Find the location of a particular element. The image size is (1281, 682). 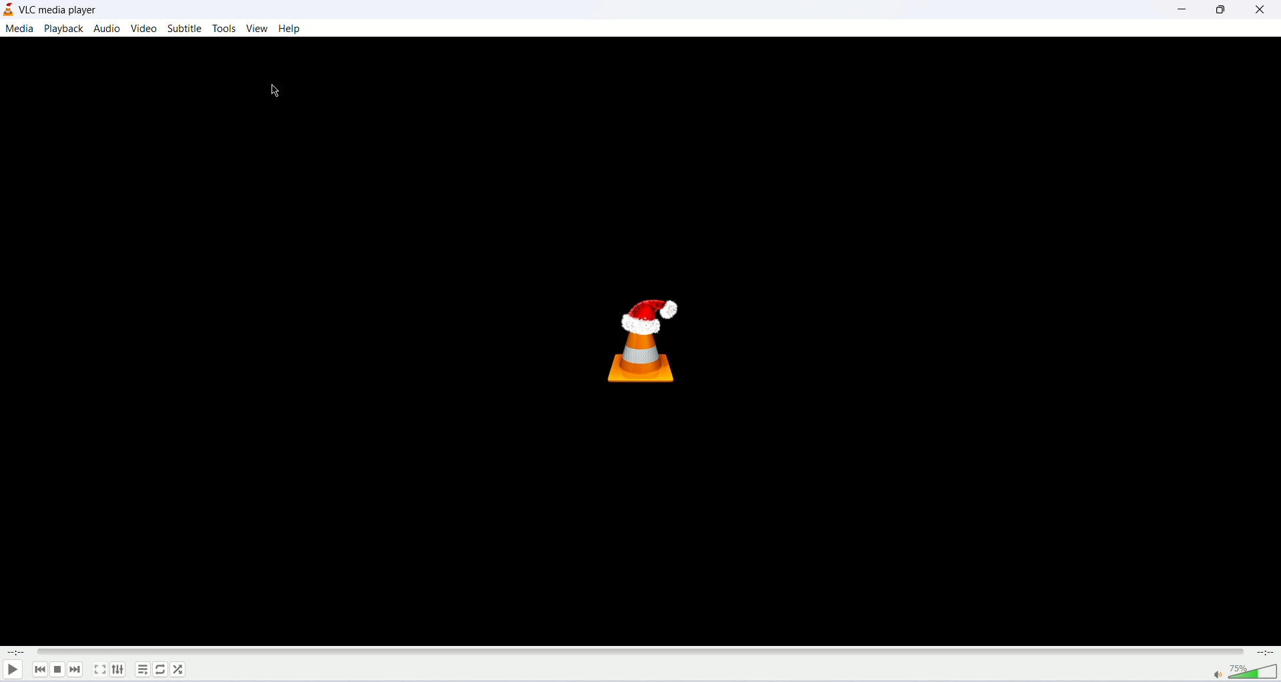

total time is located at coordinates (1264, 653).